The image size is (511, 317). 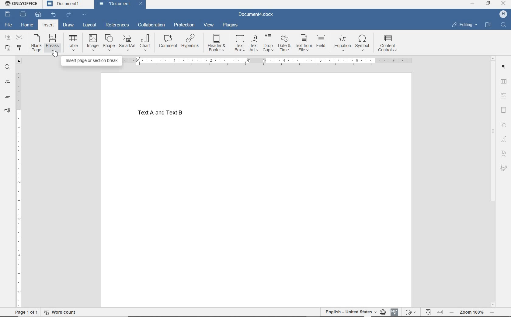 What do you see at coordinates (21, 48) in the screenshot?
I see `COPY STYLE` at bounding box center [21, 48].